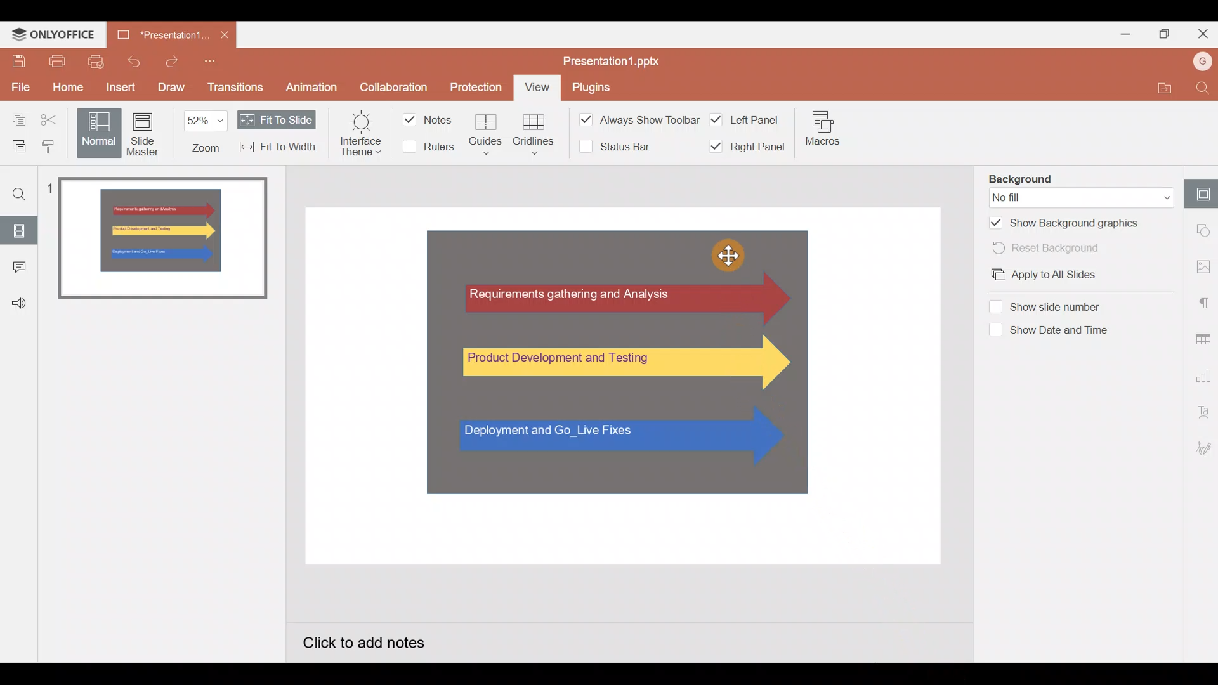 The width and height of the screenshot is (1218, 685). I want to click on Left panel, so click(745, 118).